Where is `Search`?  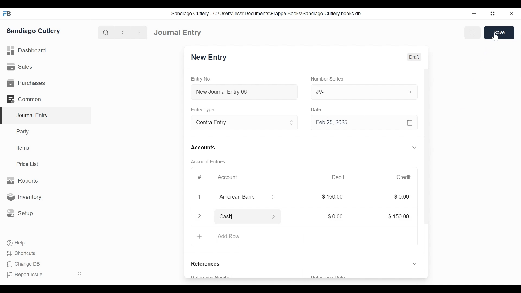 Search is located at coordinates (106, 33).